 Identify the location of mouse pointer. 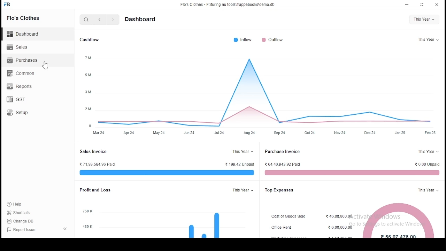
(47, 66).